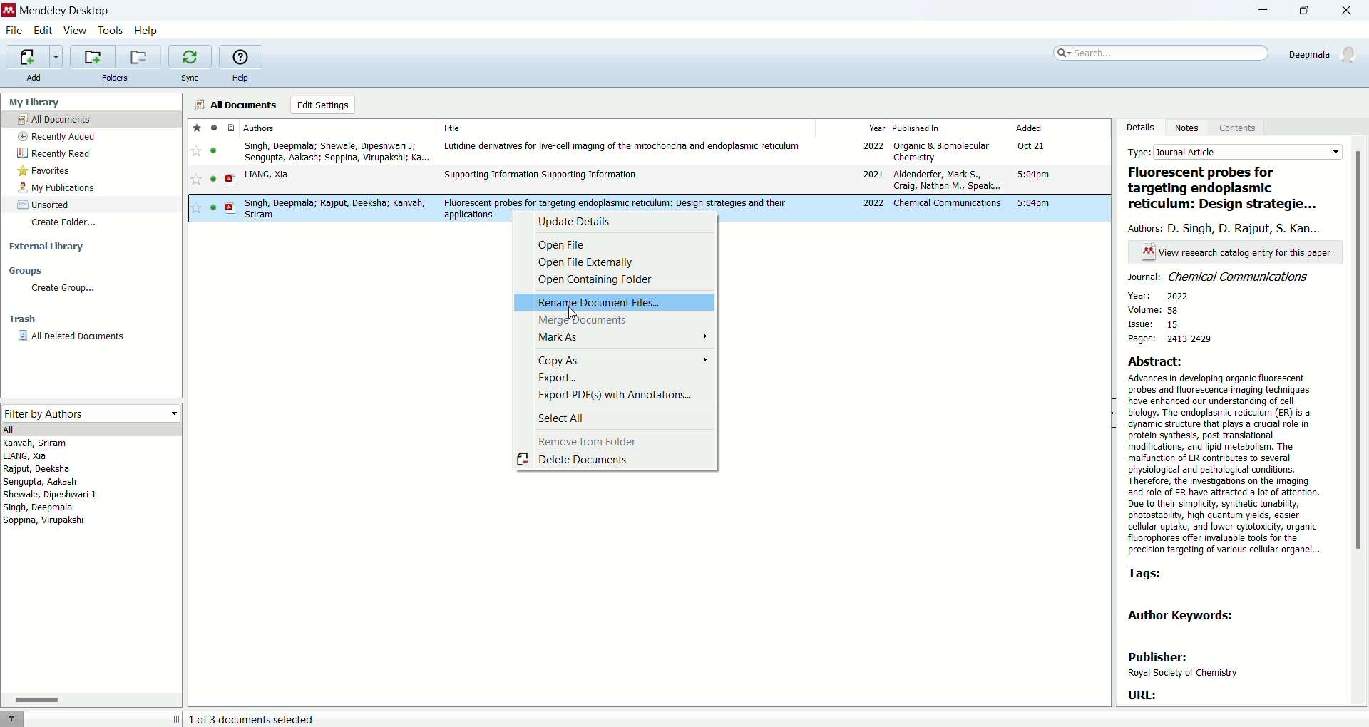 Image resolution: width=1369 pixels, height=727 pixels. Describe the element at coordinates (237, 103) in the screenshot. I see `all documents` at that location.